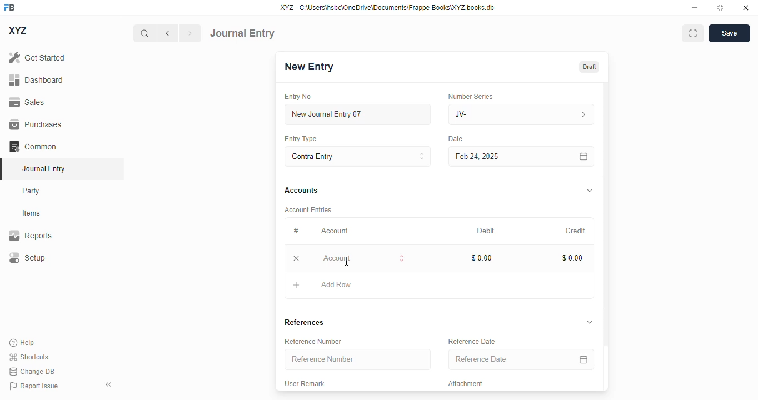  Describe the element at coordinates (521, 114) in the screenshot. I see `JV-` at that location.